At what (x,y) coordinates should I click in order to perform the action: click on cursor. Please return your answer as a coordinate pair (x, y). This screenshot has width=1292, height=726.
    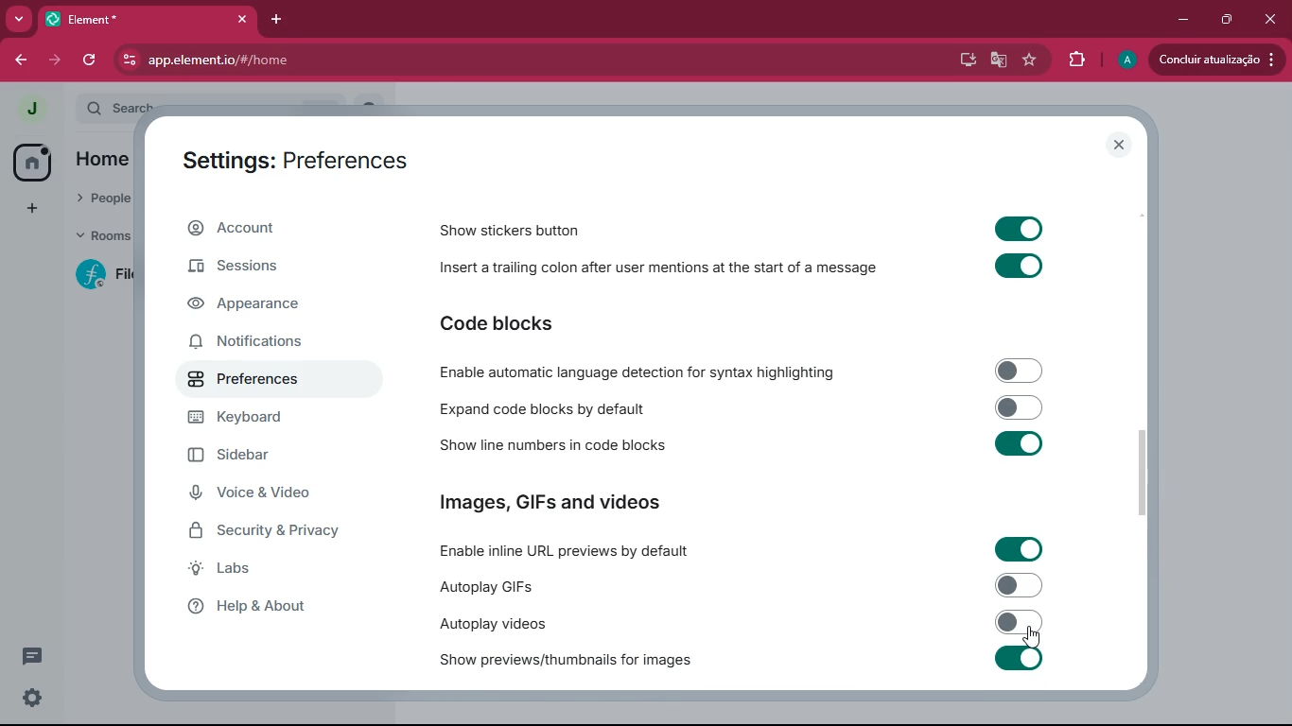
    Looking at the image, I should click on (1031, 638).